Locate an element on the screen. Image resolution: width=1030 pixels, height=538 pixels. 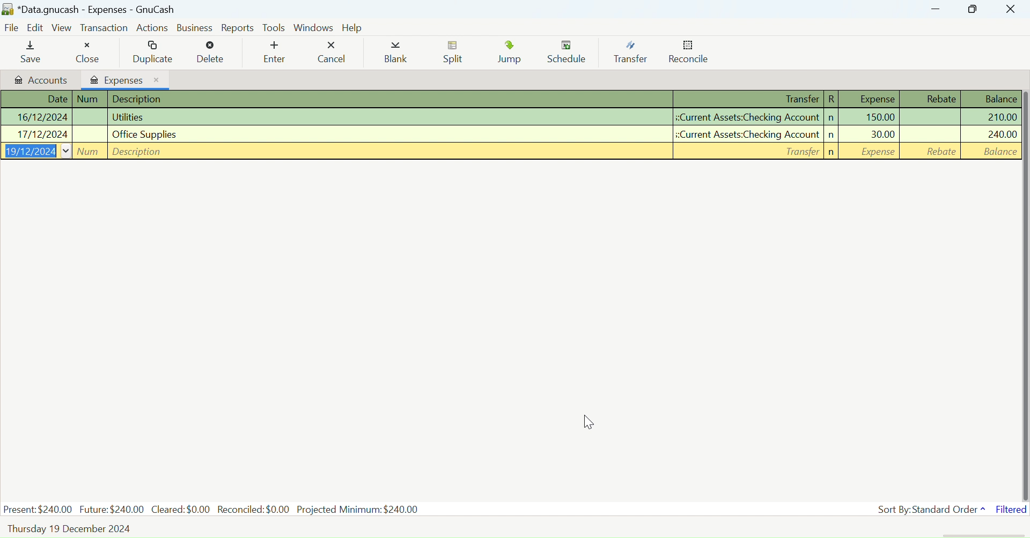
Sort By: Standard Order is located at coordinates (931, 510).